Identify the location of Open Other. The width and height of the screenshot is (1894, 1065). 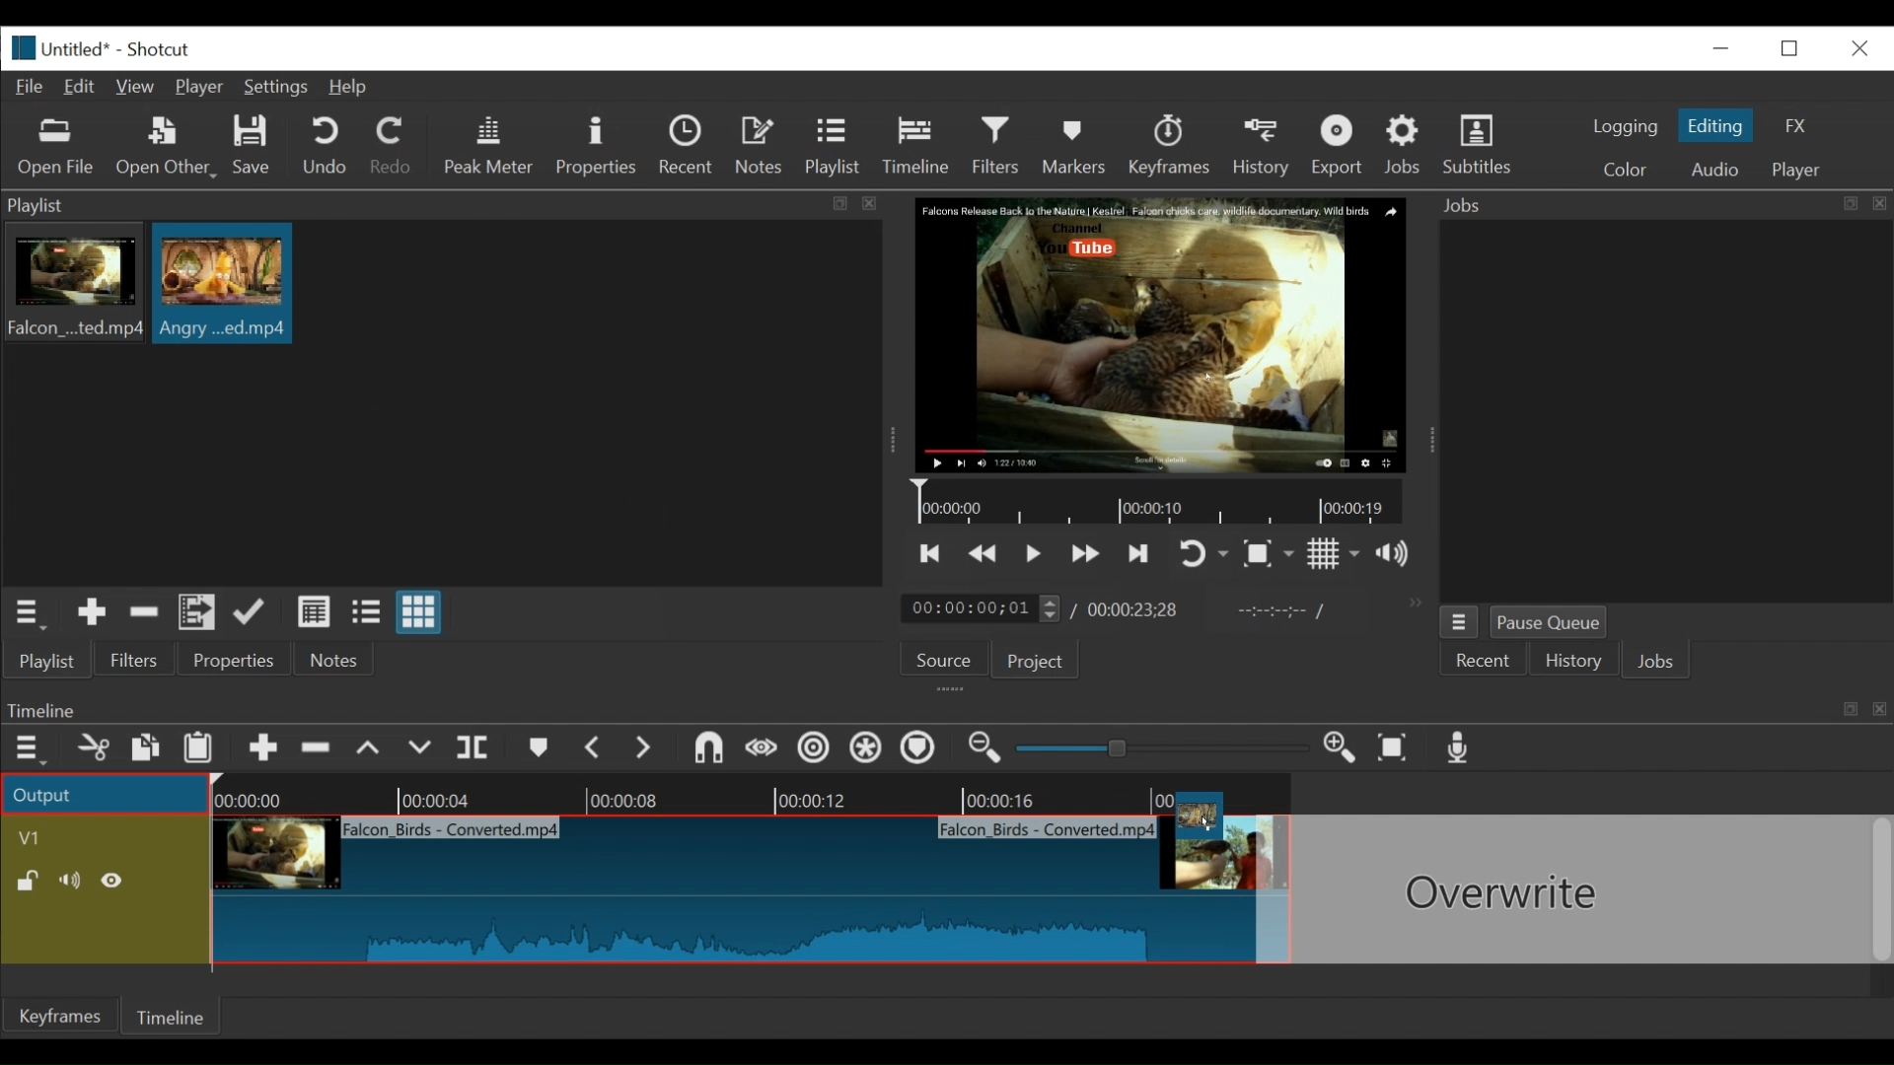
(168, 148).